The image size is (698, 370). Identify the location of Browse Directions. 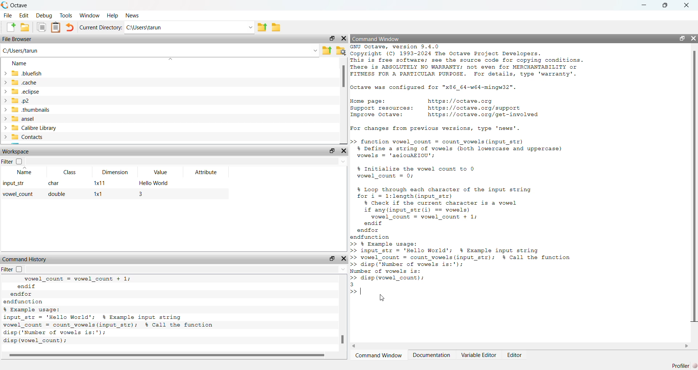
(276, 27).